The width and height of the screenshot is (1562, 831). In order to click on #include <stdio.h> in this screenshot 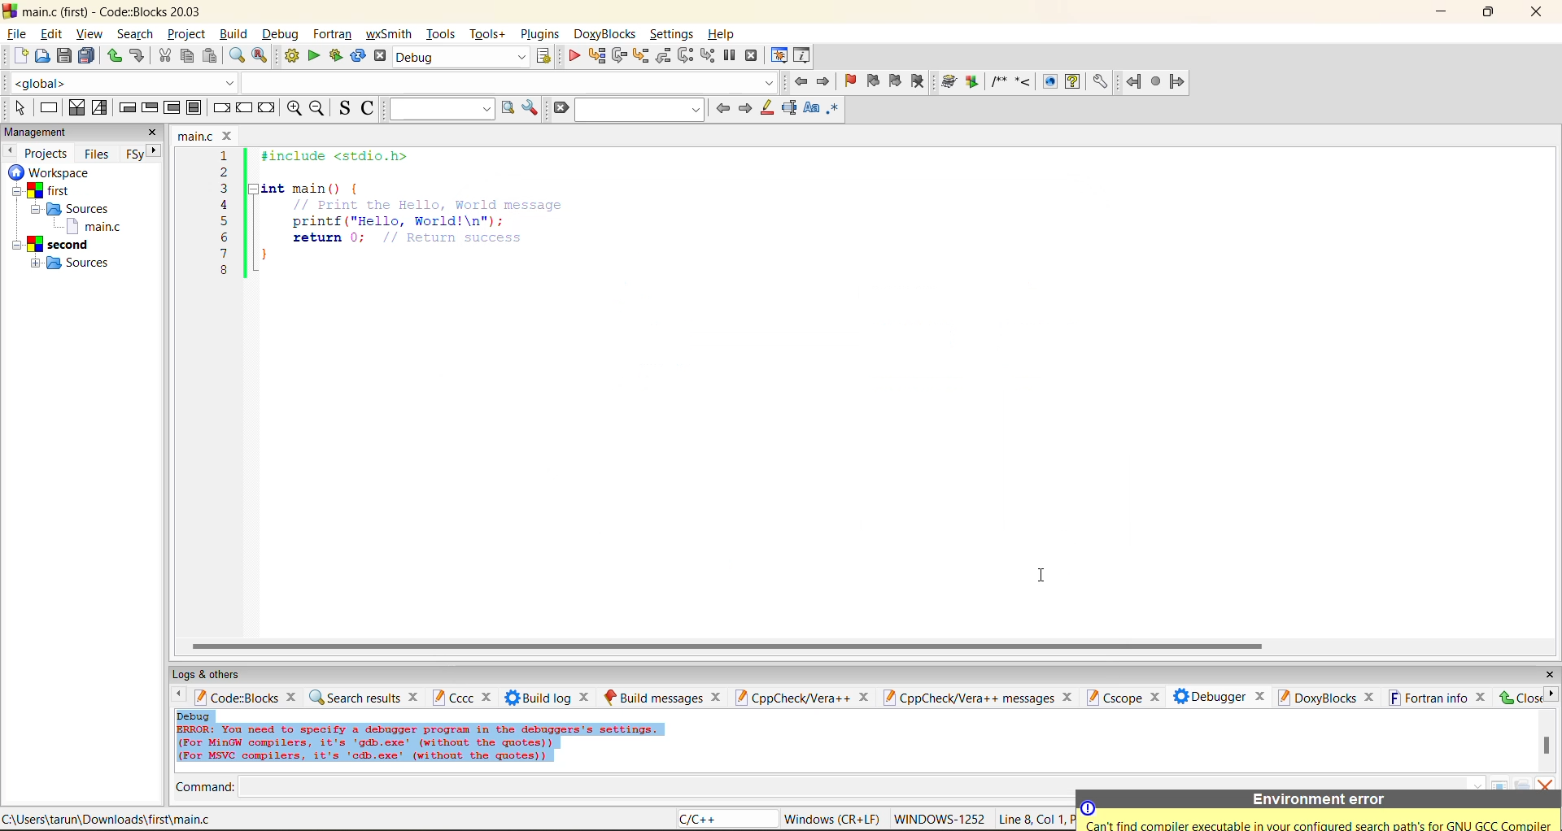, I will do `click(345, 156)`.